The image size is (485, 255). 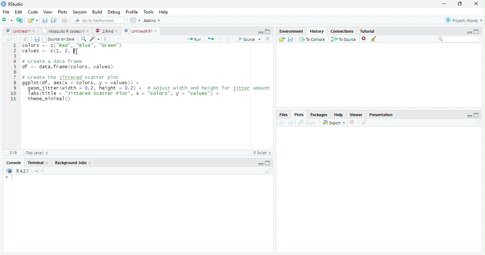 I want to click on 1:1, so click(x=13, y=153).